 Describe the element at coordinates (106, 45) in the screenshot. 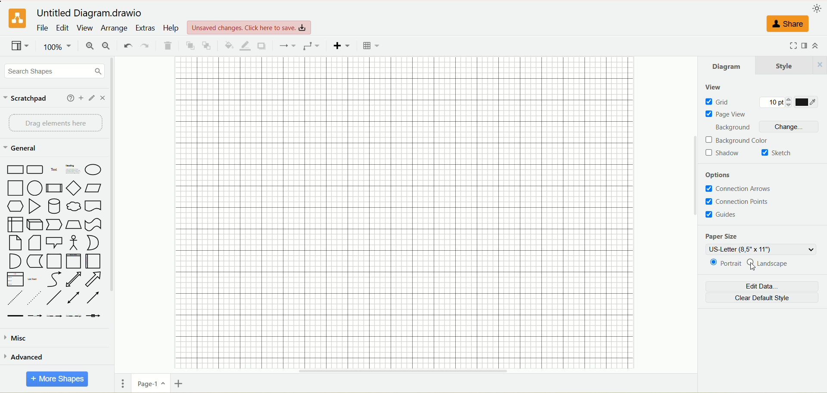

I see `zoom out` at that location.